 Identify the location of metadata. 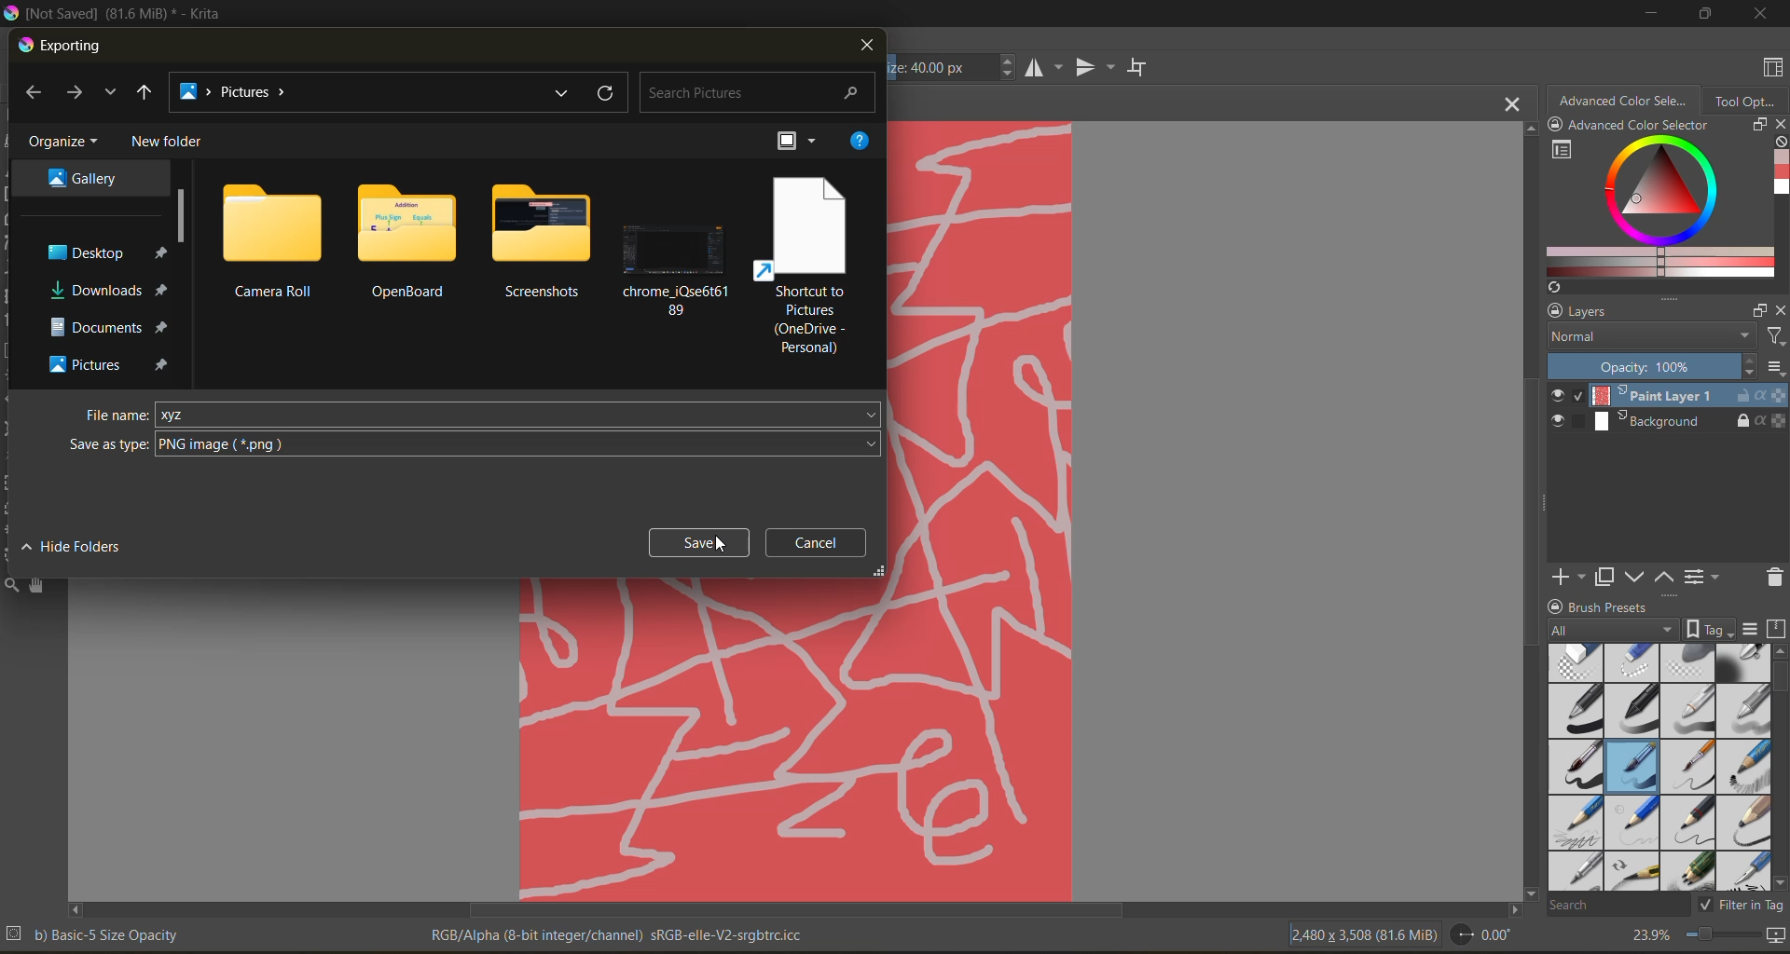
(621, 934).